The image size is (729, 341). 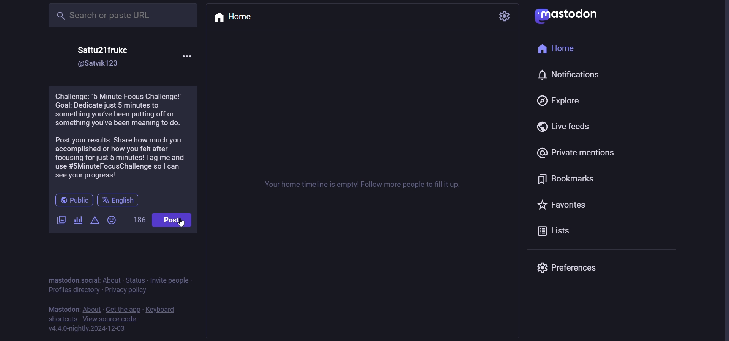 I want to click on mastodon, so click(x=62, y=308).